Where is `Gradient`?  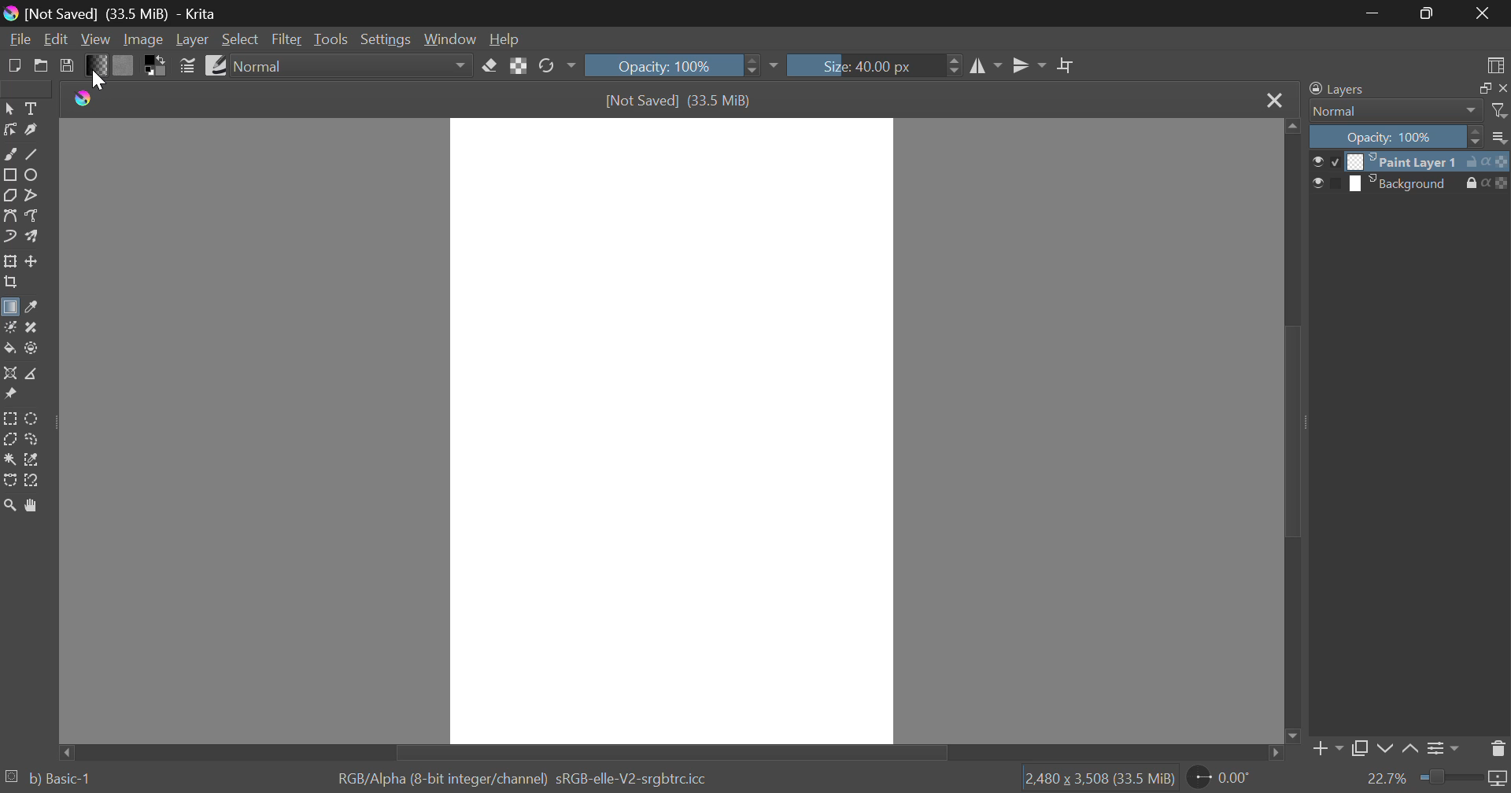 Gradient is located at coordinates (96, 65).